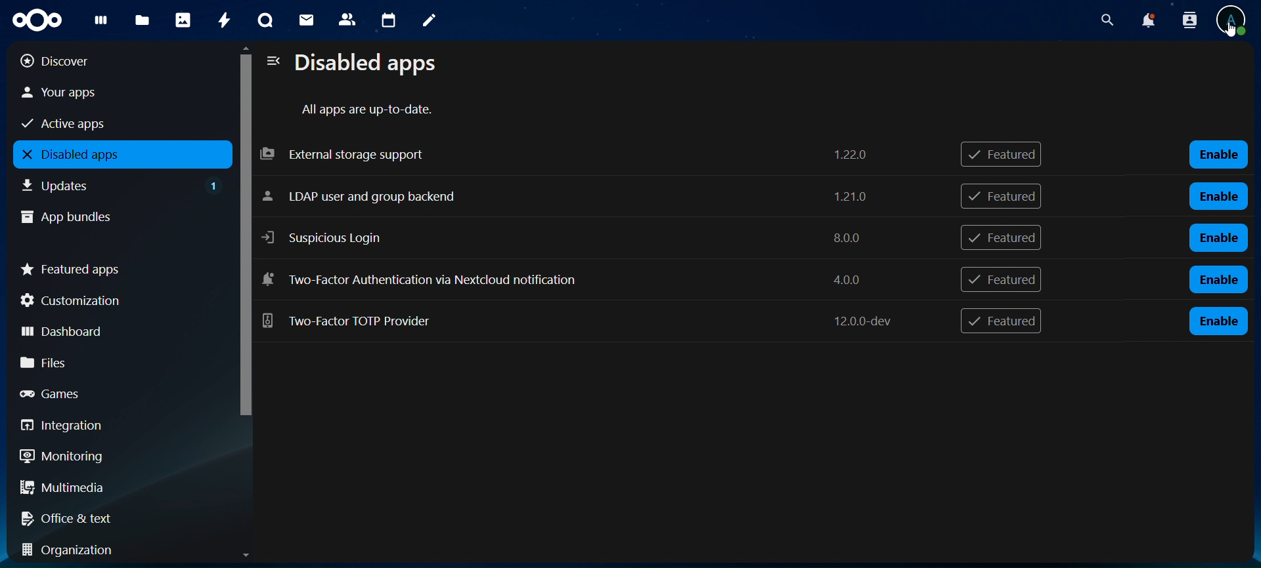 The width and height of the screenshot is (1261, 568). Describe the element at coordinates (1000, 279) in the screenshot. I see `featured` at that location.